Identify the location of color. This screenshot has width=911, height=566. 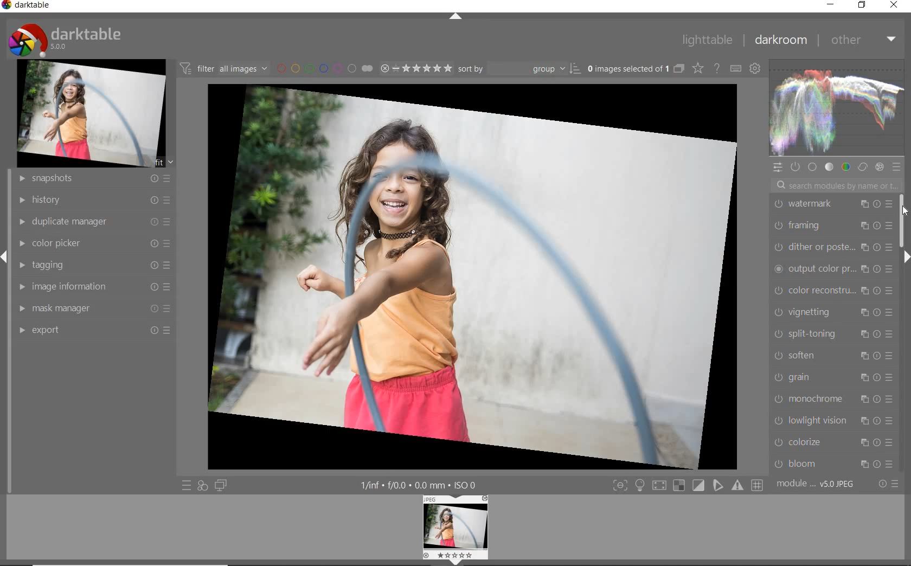
(846, 168).